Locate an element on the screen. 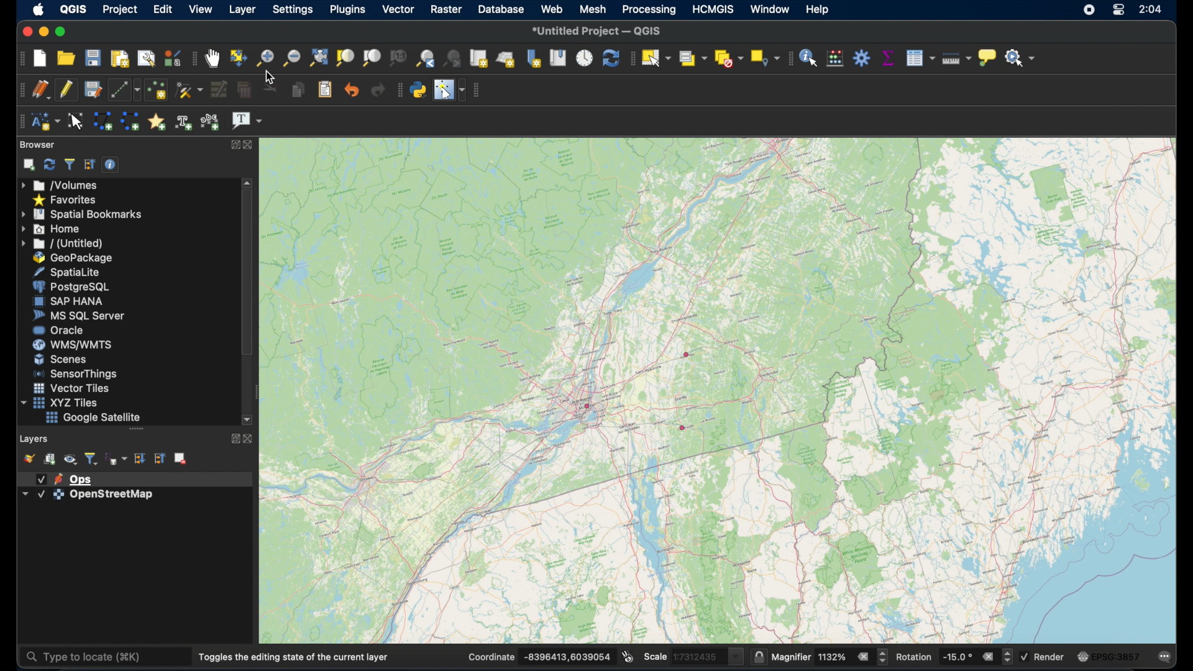  new annotation layer is located at coordinates (47, 121).